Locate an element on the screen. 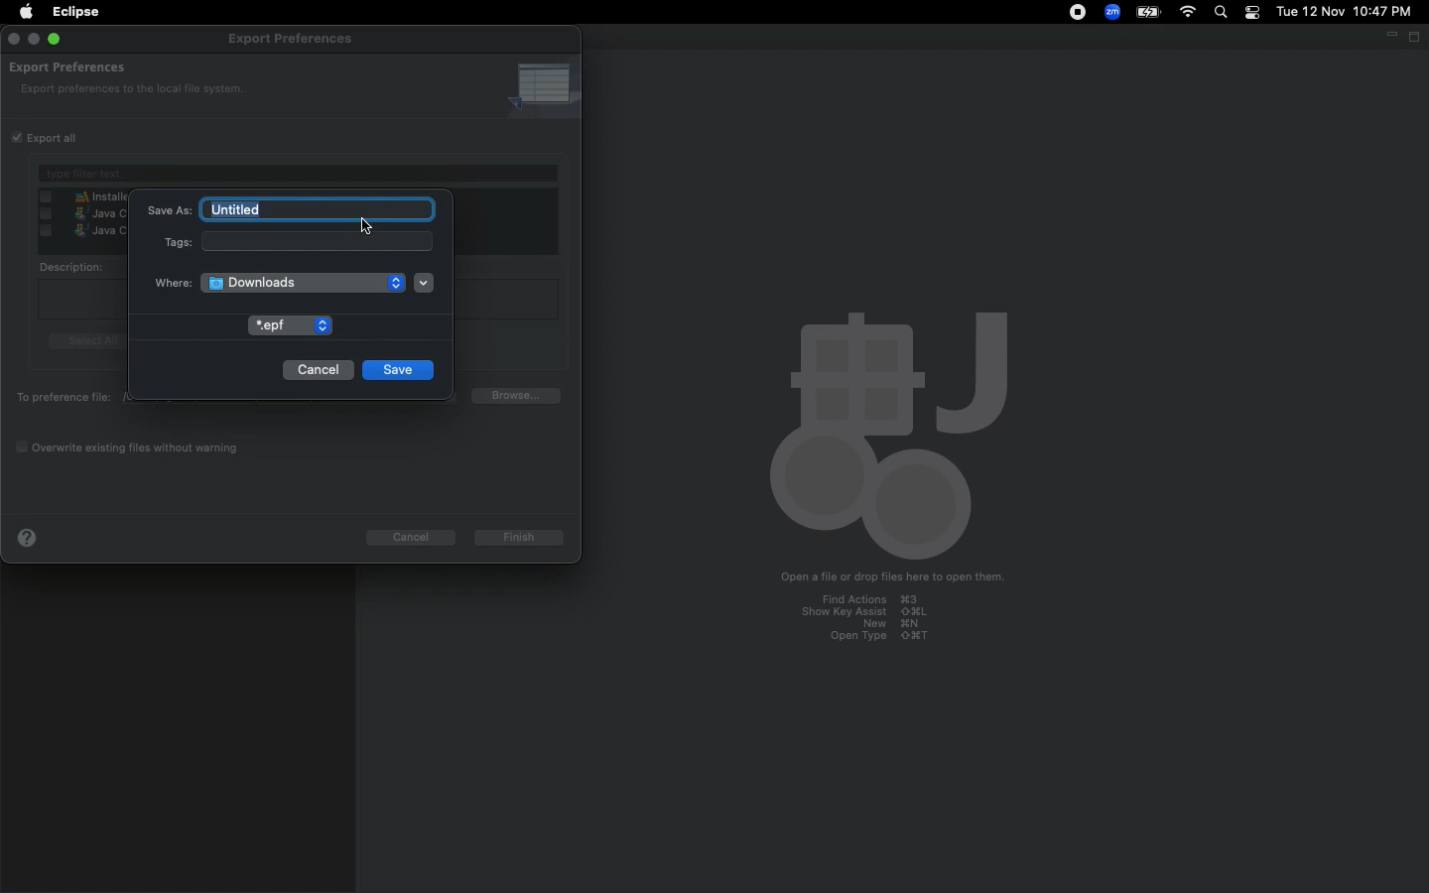 The image size is (1429, 893). Browse is located at coordinates (523, 397).